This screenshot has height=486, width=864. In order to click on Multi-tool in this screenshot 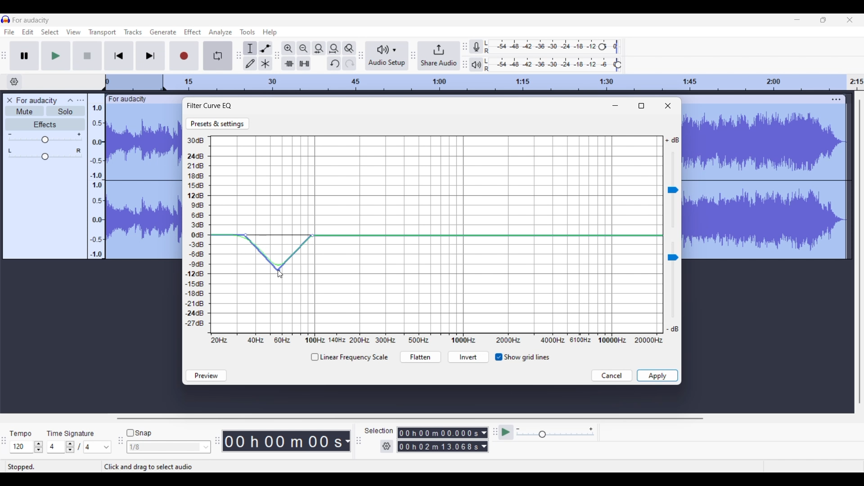, I will do `click(265, 63)`.